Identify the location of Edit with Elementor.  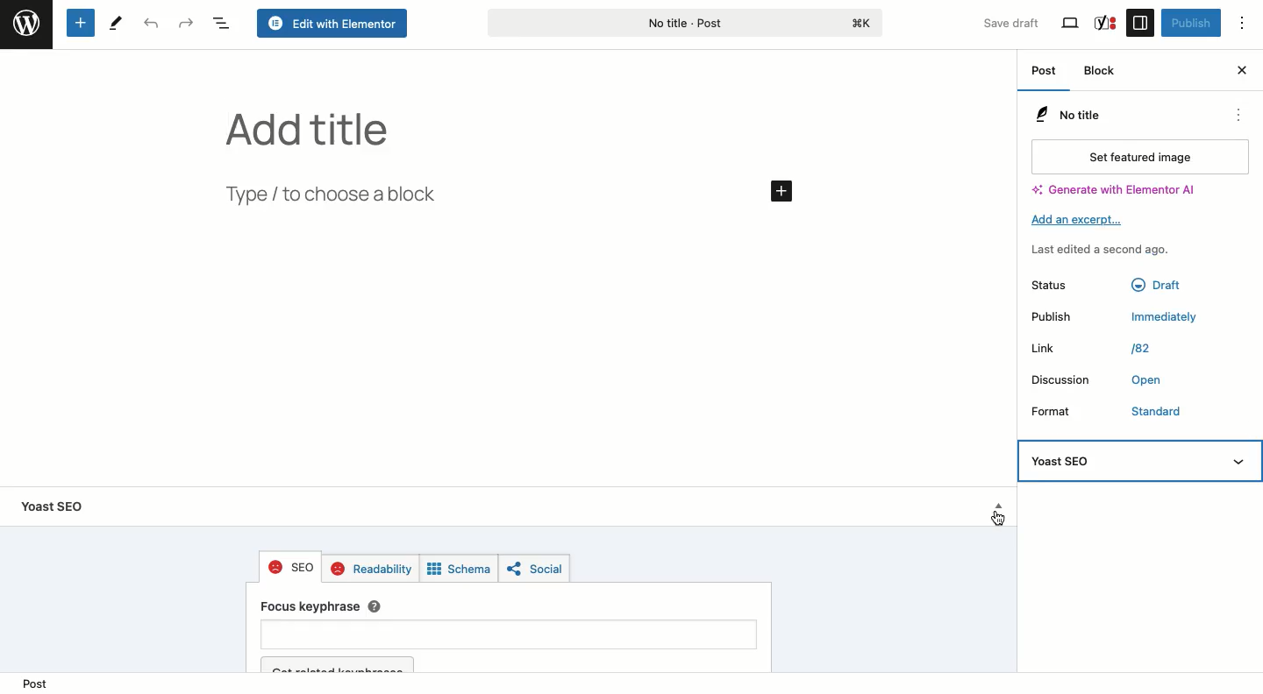
(333, 25).